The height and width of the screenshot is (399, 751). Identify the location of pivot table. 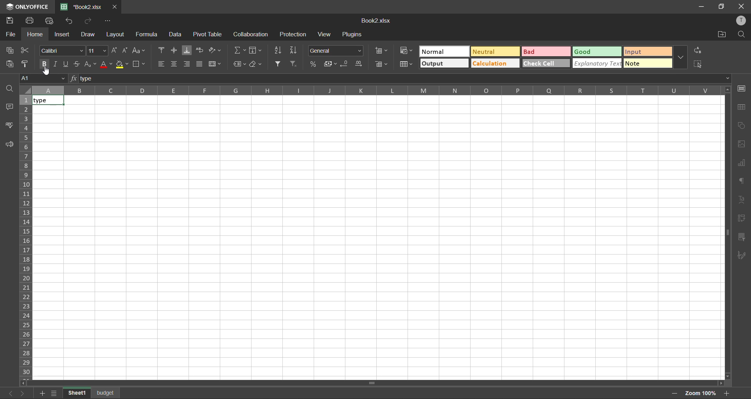
(742, 220).